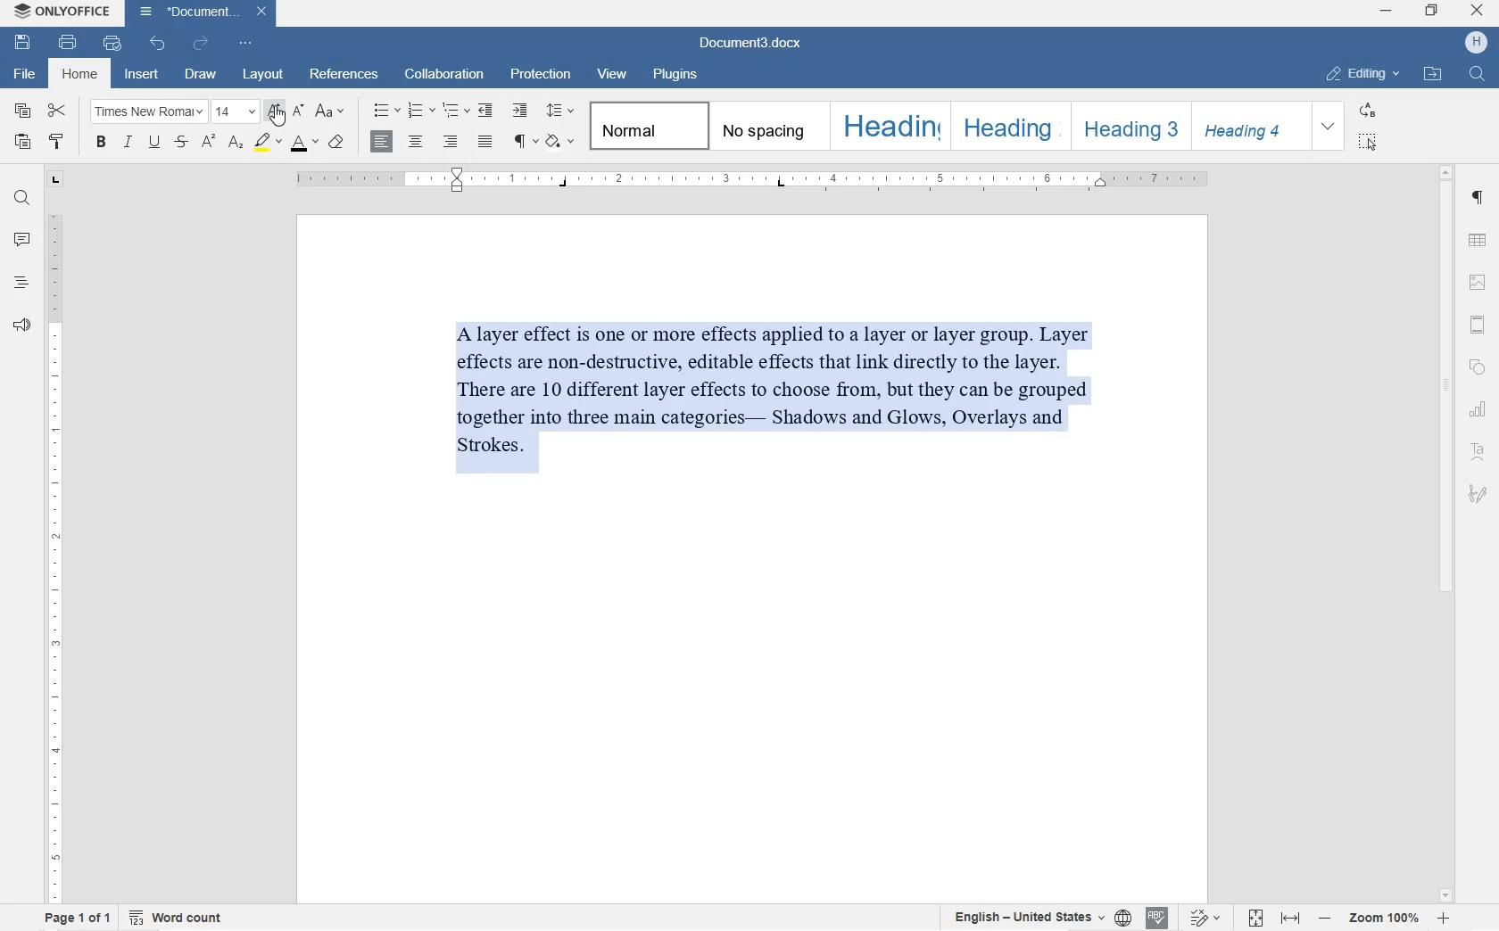 The image size is (1499, 931). What do you see at coordinates (1155, 918) in the screenshot?
I see `spell check` at bounding box center [1155, 918].